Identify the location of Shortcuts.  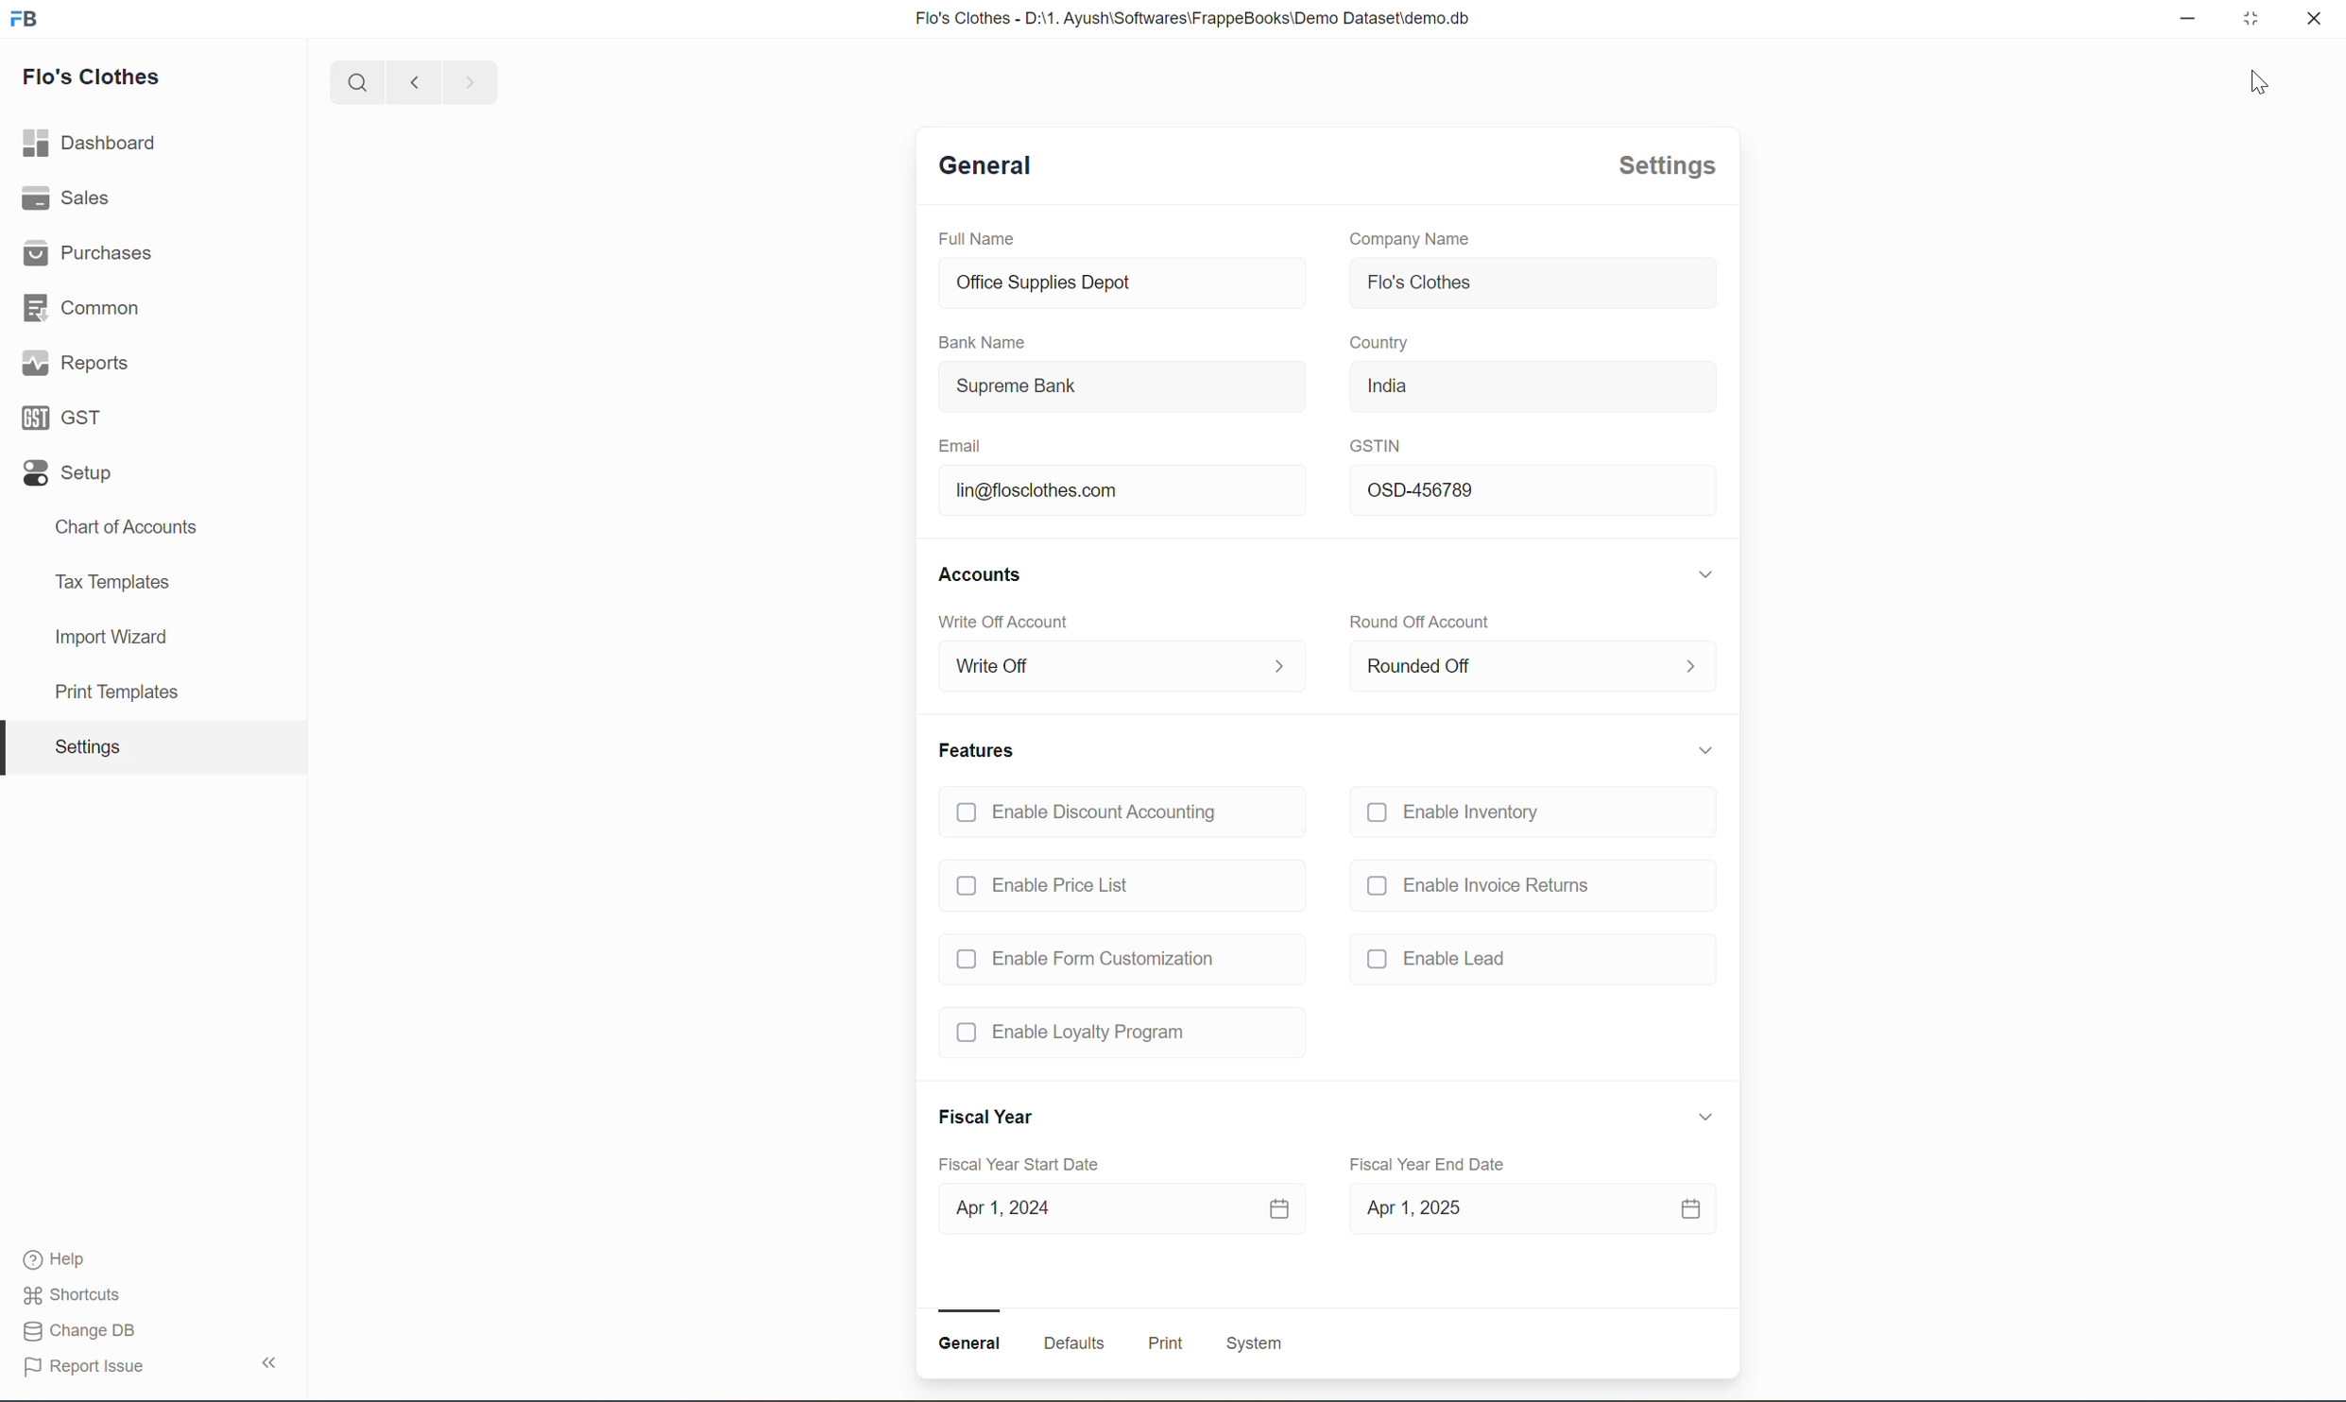
(76, 1294).